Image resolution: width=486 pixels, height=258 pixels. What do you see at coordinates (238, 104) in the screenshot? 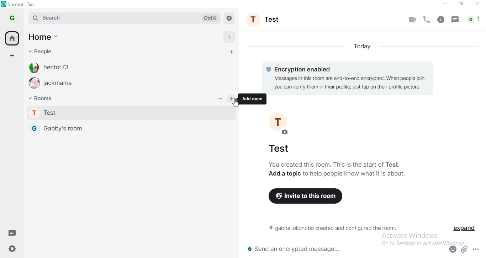
I see `cursor` at bounding box center [238, 104].